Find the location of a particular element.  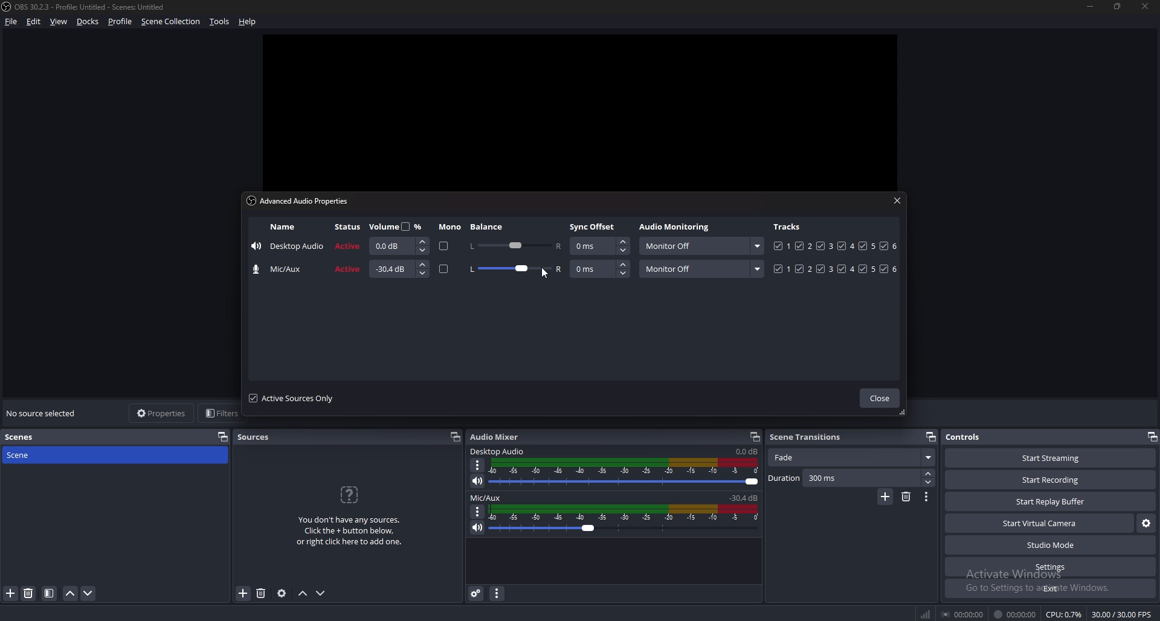

sources is located at coordinates (261, 436).